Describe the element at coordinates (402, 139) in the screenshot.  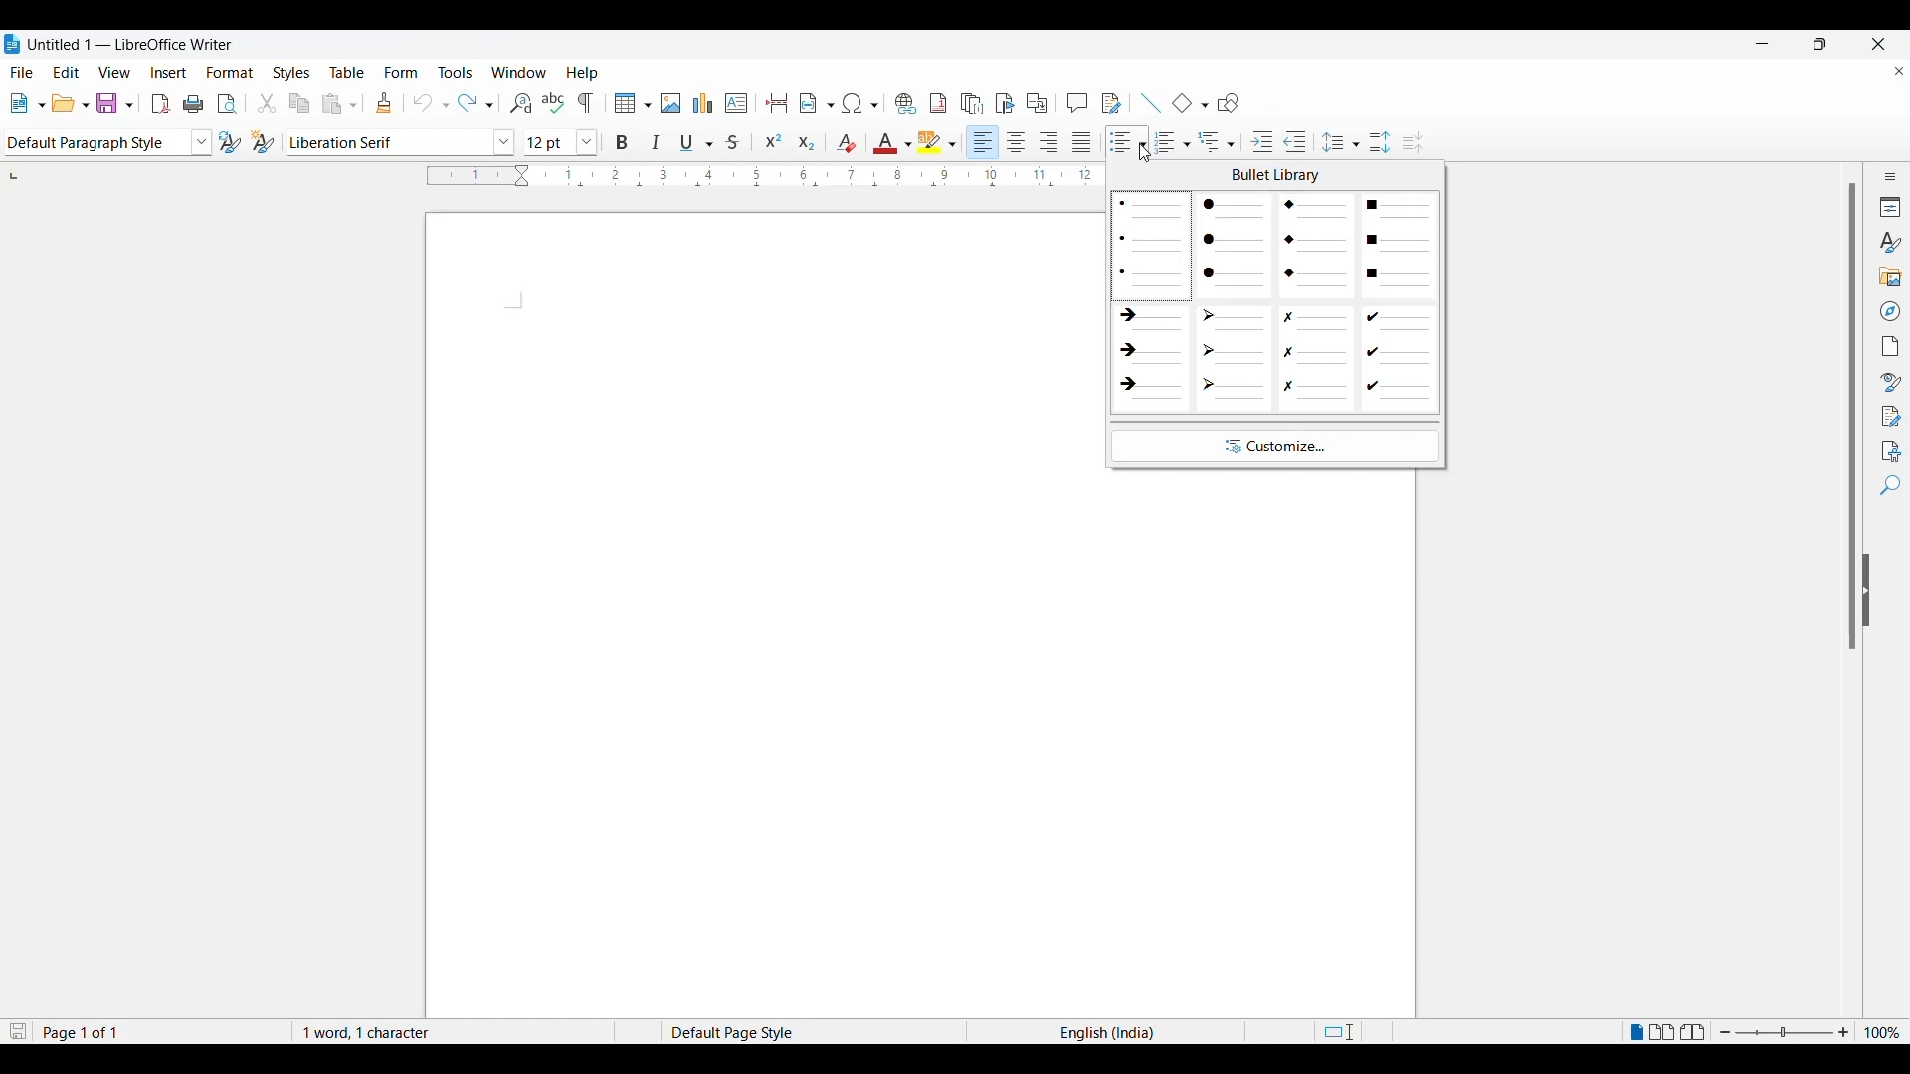
I see `font style` at that location.